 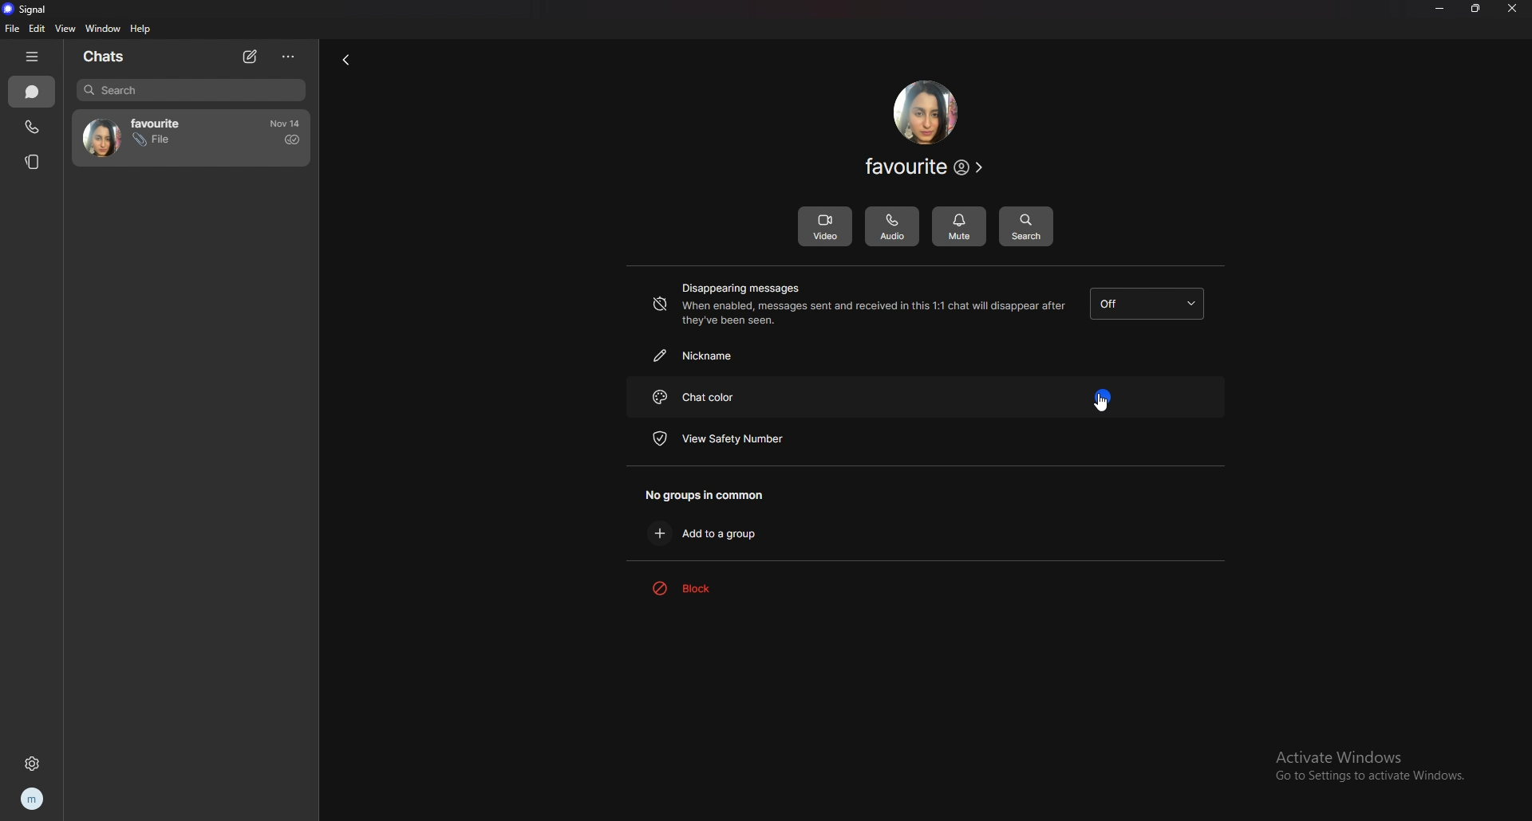 What do you see at coordinates (103, 29) in the screenshot?
I see `window` at bounding box center [103, 29].